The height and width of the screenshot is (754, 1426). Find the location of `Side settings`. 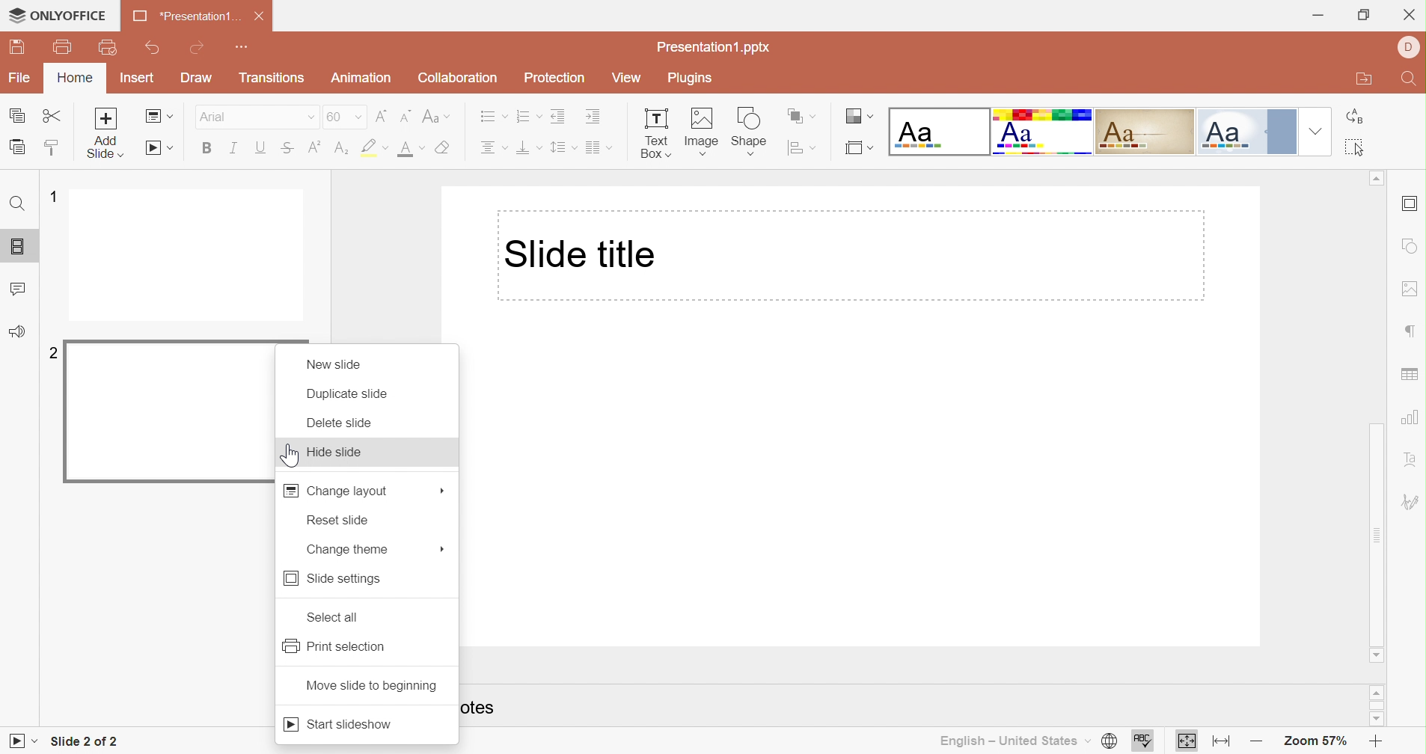

Side settings is located at coordinates (332, 580).